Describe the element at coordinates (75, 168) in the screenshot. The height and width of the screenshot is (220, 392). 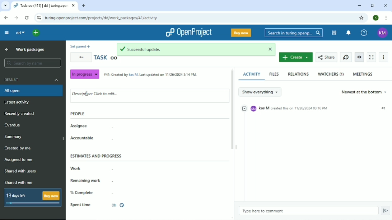
I see `Work` at that location.